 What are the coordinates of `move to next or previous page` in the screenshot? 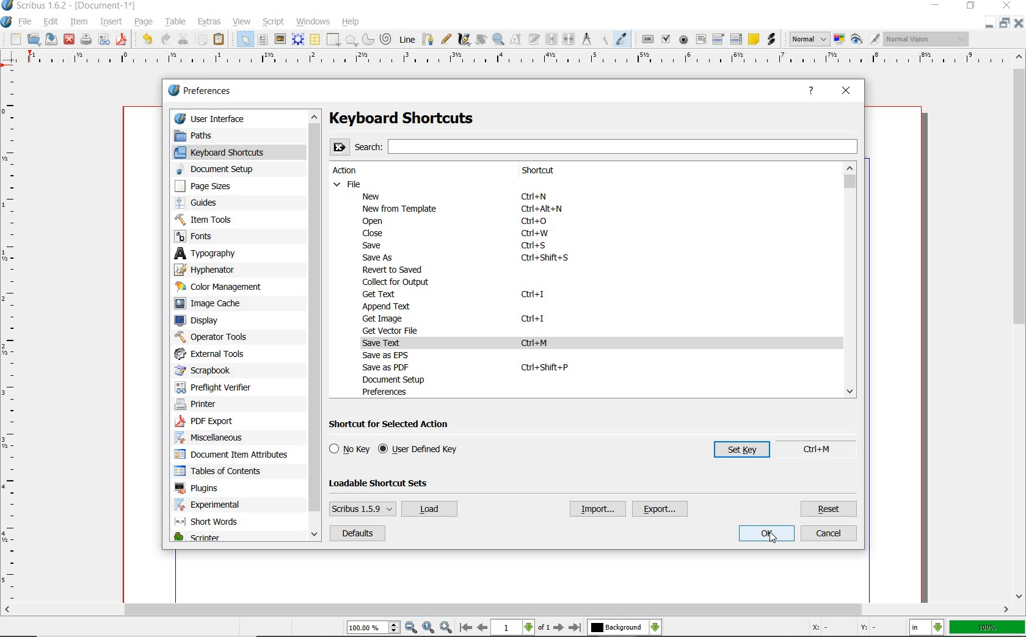 It's located at (520, 628).